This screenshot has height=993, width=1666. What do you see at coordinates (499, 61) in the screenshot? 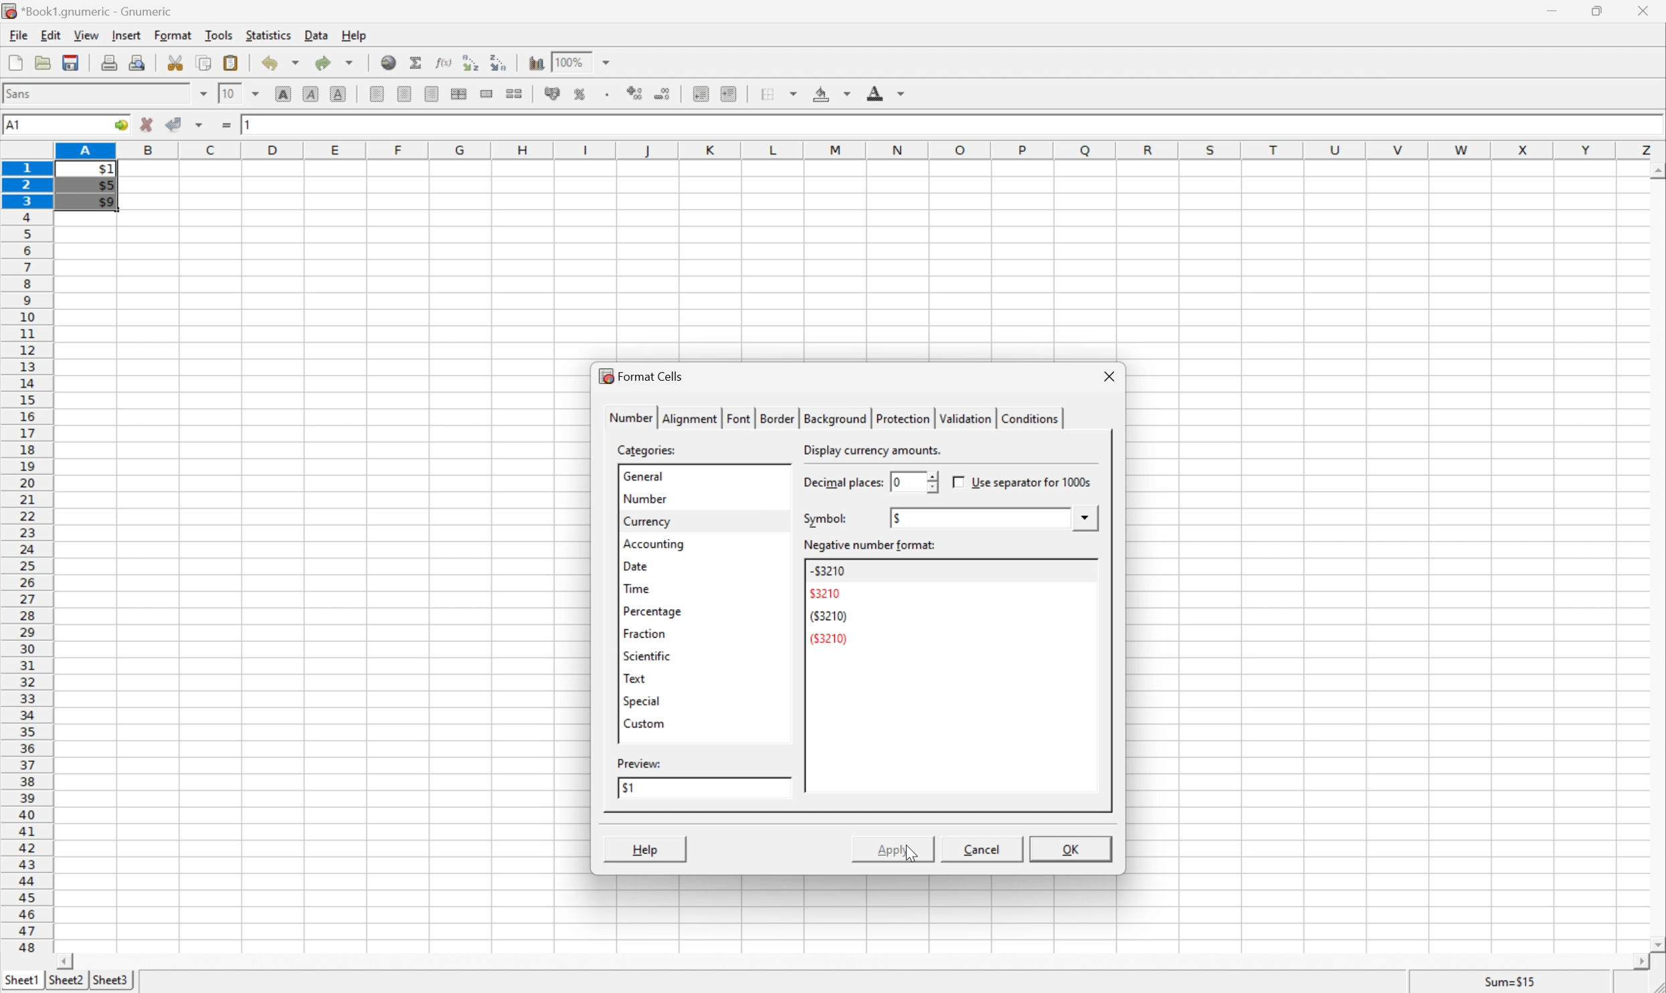
I see `Sort the selected region in descending order based on the first column selected` at bounding box center [499, 61].